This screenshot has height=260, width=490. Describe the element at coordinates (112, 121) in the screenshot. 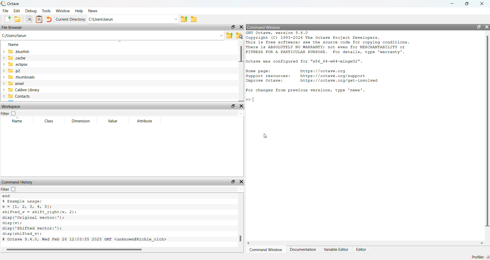

I see `value` at that location.